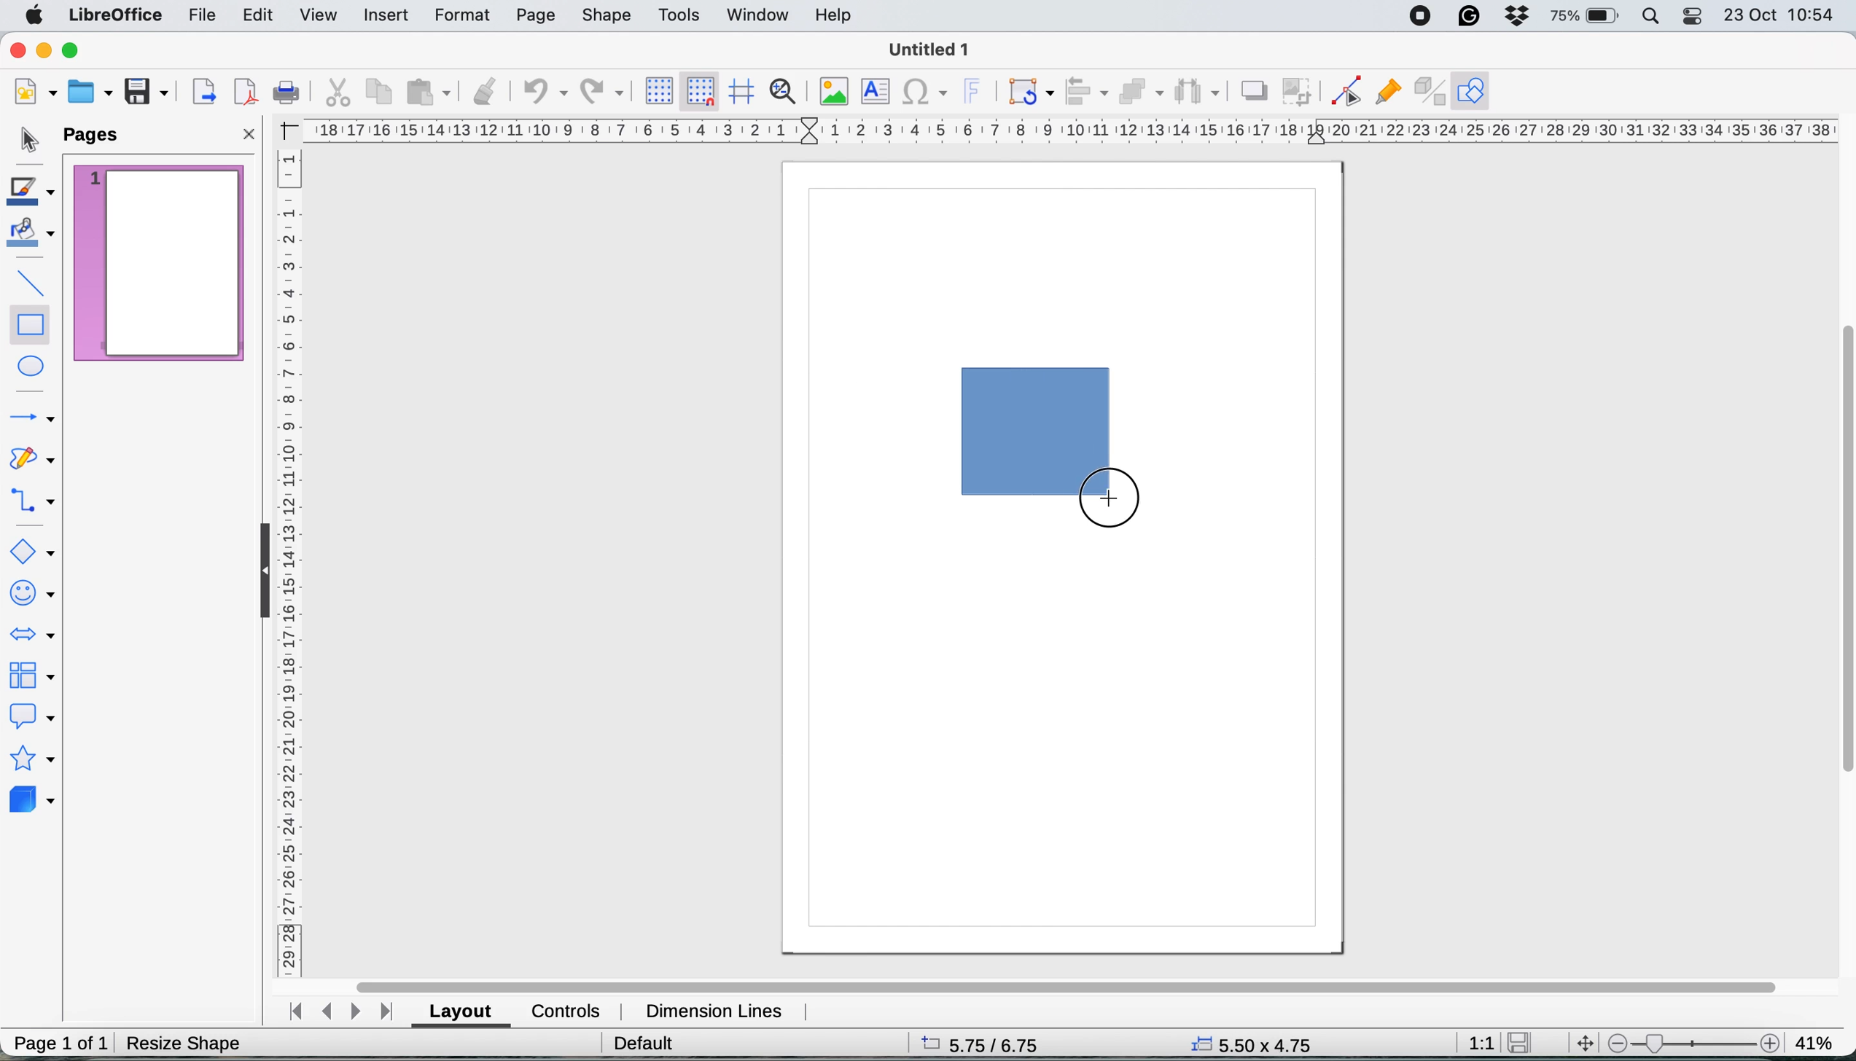 The height and width of the screenshot is (1061, 1856). I want to click on redp, so click(598, 93).